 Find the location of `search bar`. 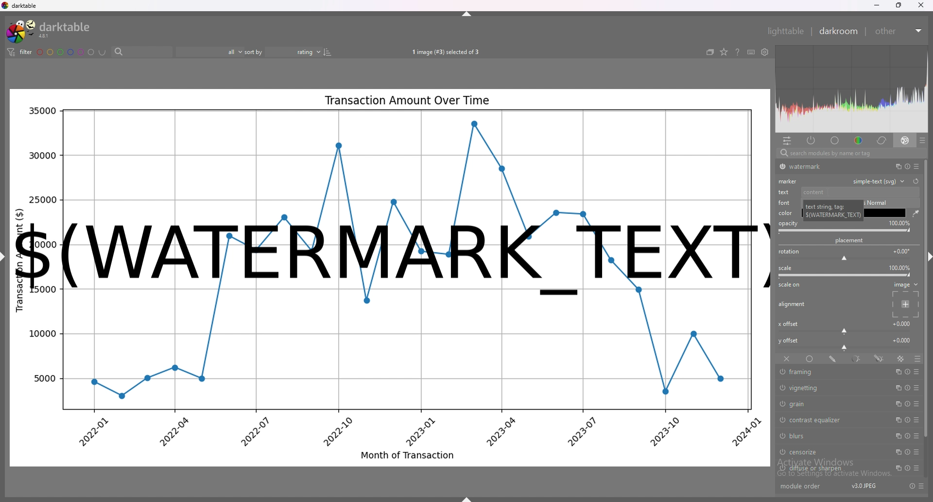

search bar is located at coordinates (848, 154).